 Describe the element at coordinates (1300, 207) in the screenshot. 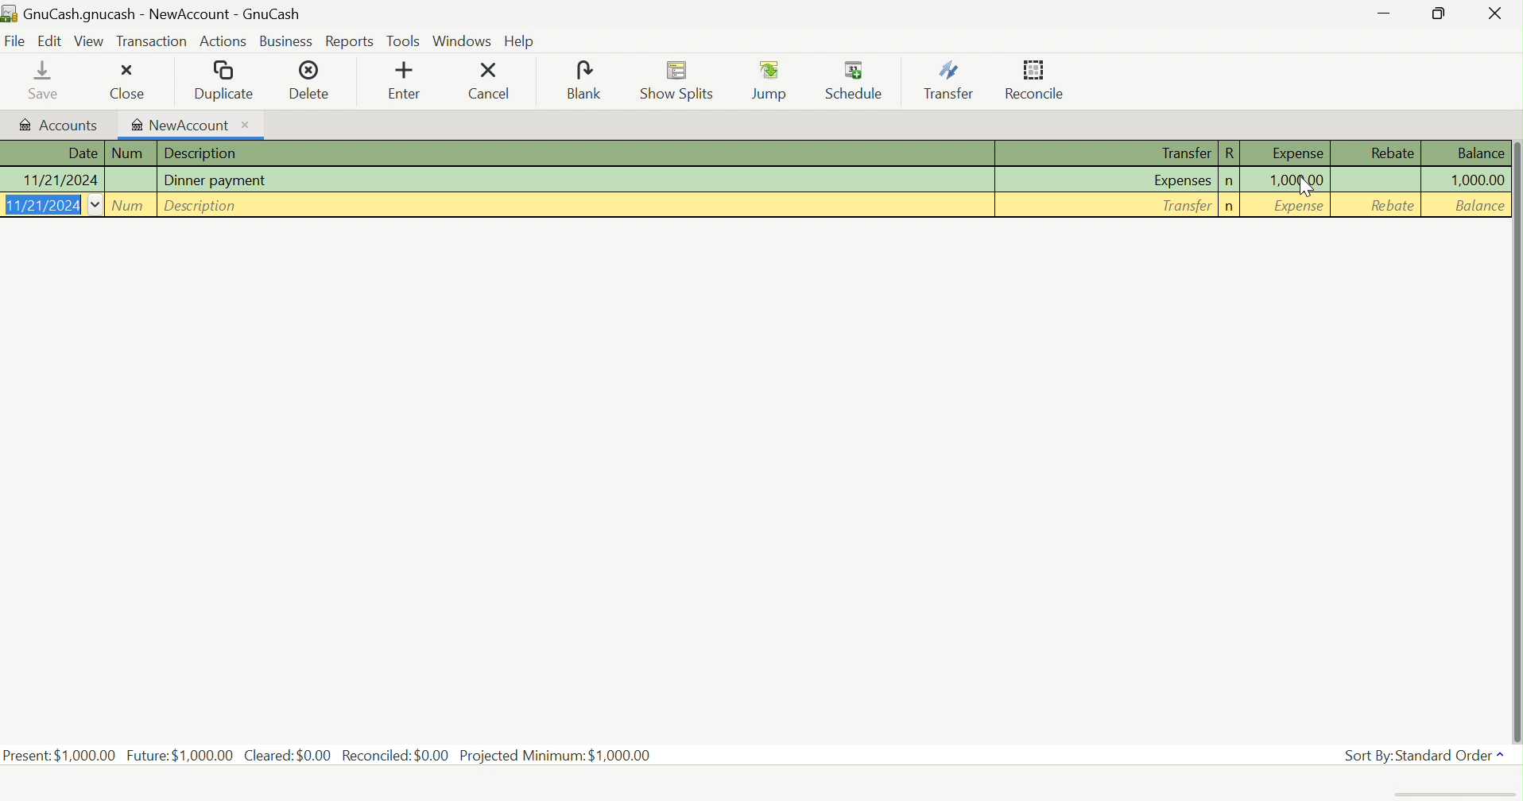

I see `Expense` at that location.